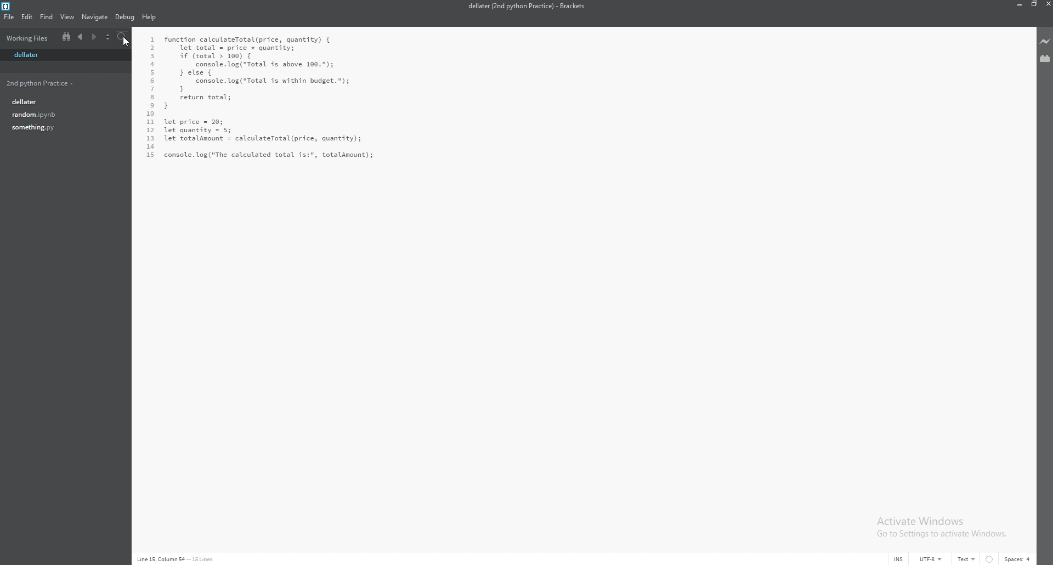 The image size is (1053, 565). I want to click on 14, so click(150, 146).